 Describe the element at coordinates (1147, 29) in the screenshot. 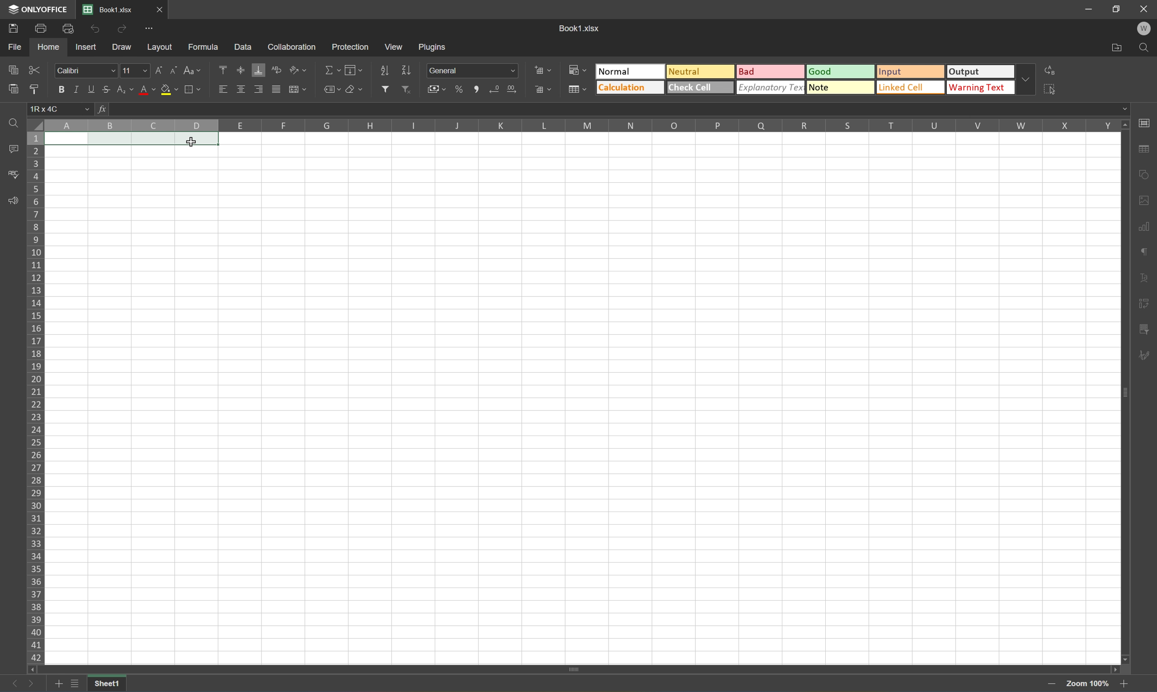

I see `Welcome` at that location.